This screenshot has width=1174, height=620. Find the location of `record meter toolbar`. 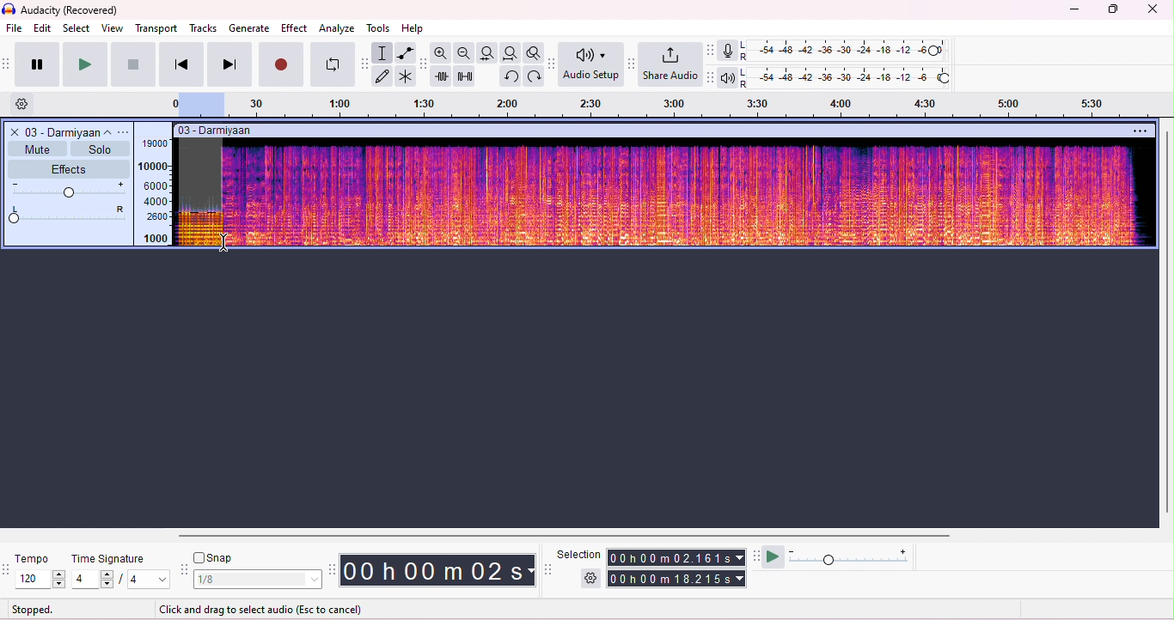

record meter toolbar is located at coordinates (712, 50).